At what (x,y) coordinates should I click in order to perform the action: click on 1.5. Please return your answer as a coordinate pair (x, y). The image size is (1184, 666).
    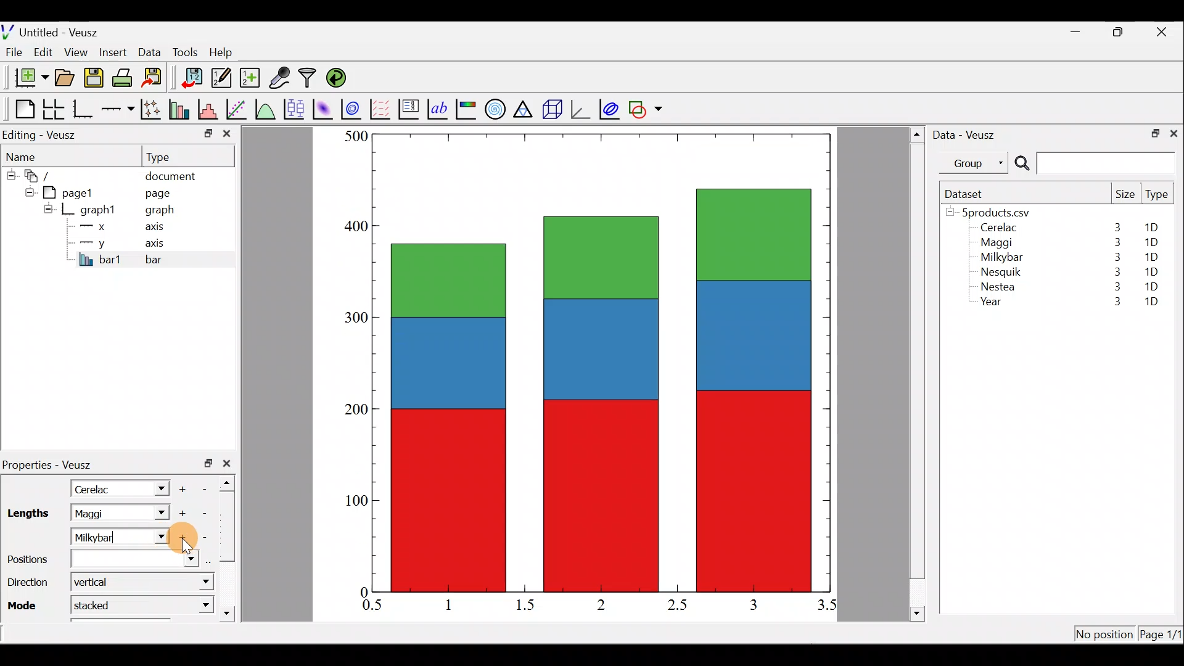
    Looking at the image, I should click on (528, 606).